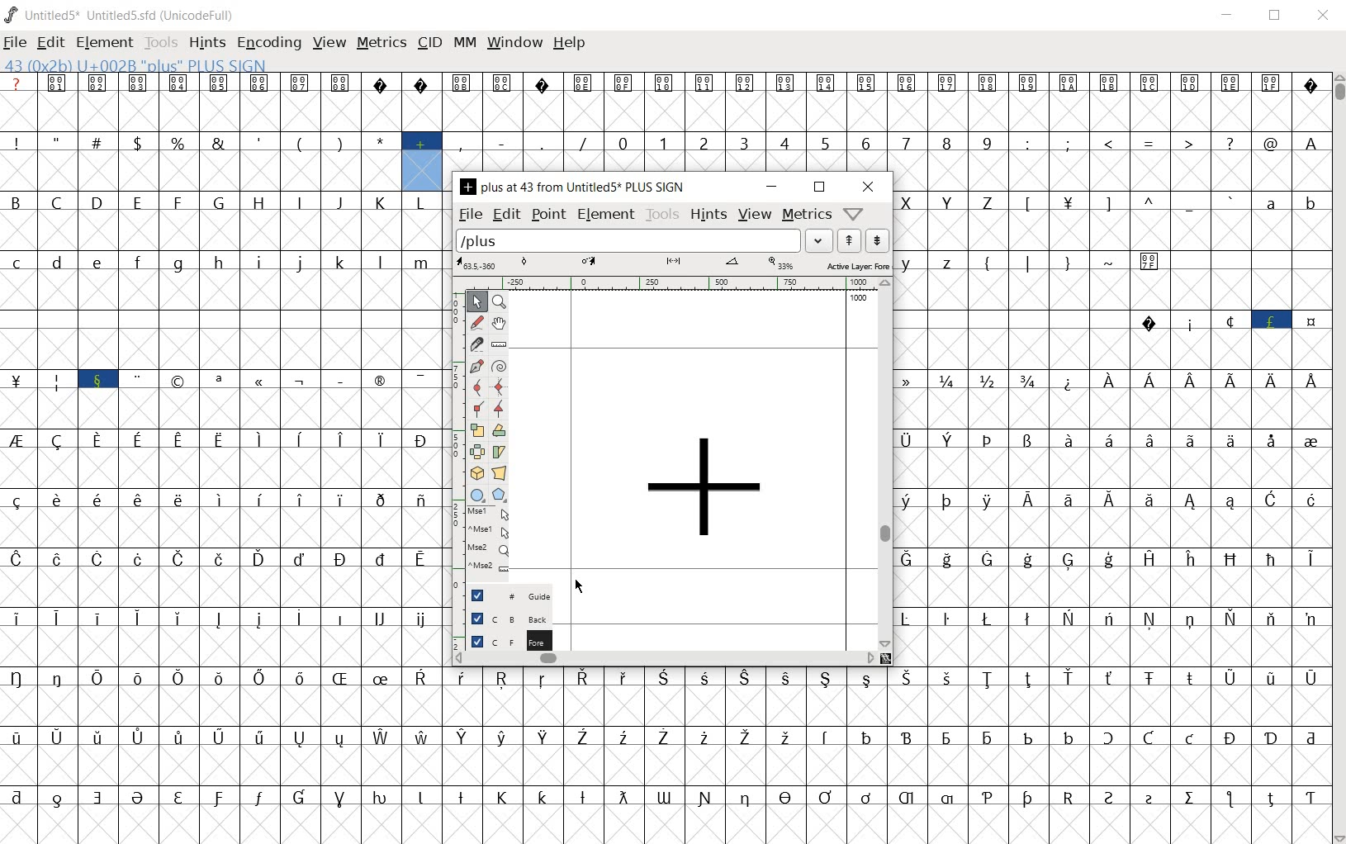 This screenshot has height=844, width=1346. Describe the element at coordinates (1069, 280) in the screenshot. I see `special characters` at that location.